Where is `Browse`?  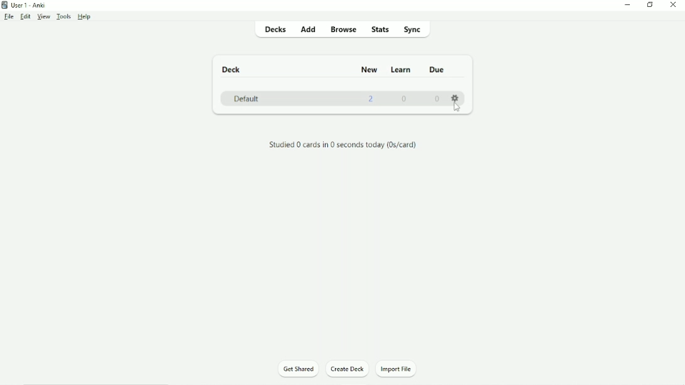
Browse is located at coordinates (341, 29).